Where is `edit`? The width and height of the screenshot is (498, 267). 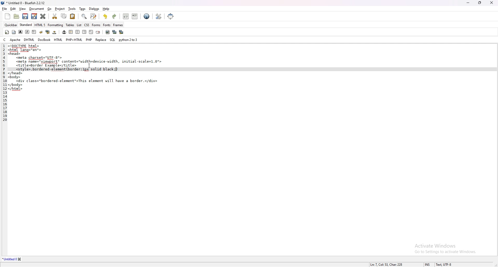 edit is located at coordinates (13, 9).